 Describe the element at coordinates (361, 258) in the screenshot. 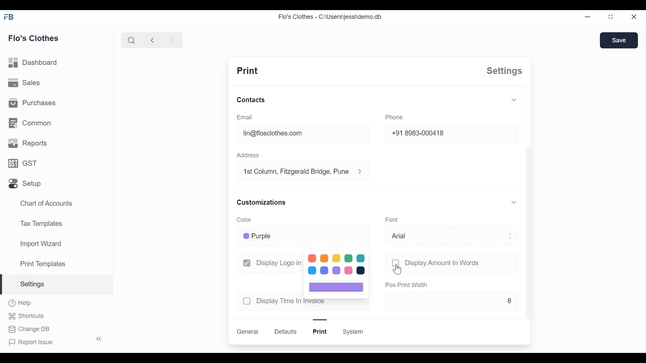

I see `color 5` at that location.